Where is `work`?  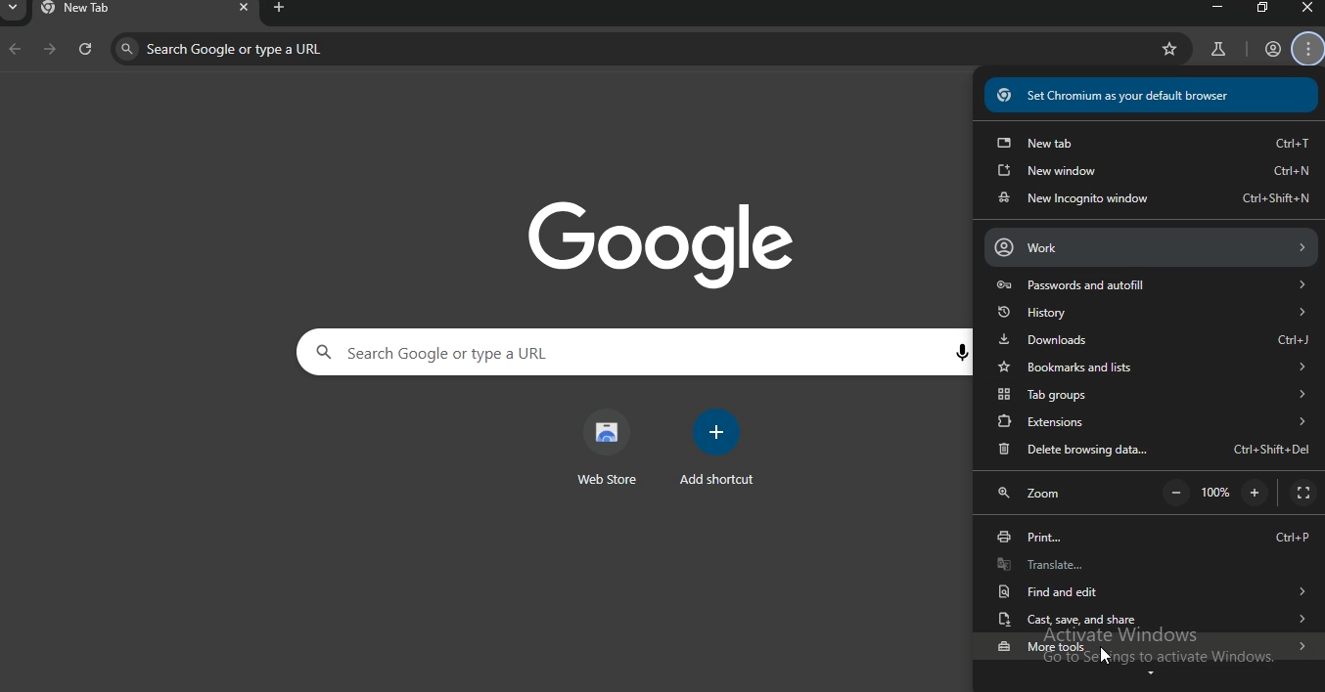 work is located at coordinates (1150, 246).